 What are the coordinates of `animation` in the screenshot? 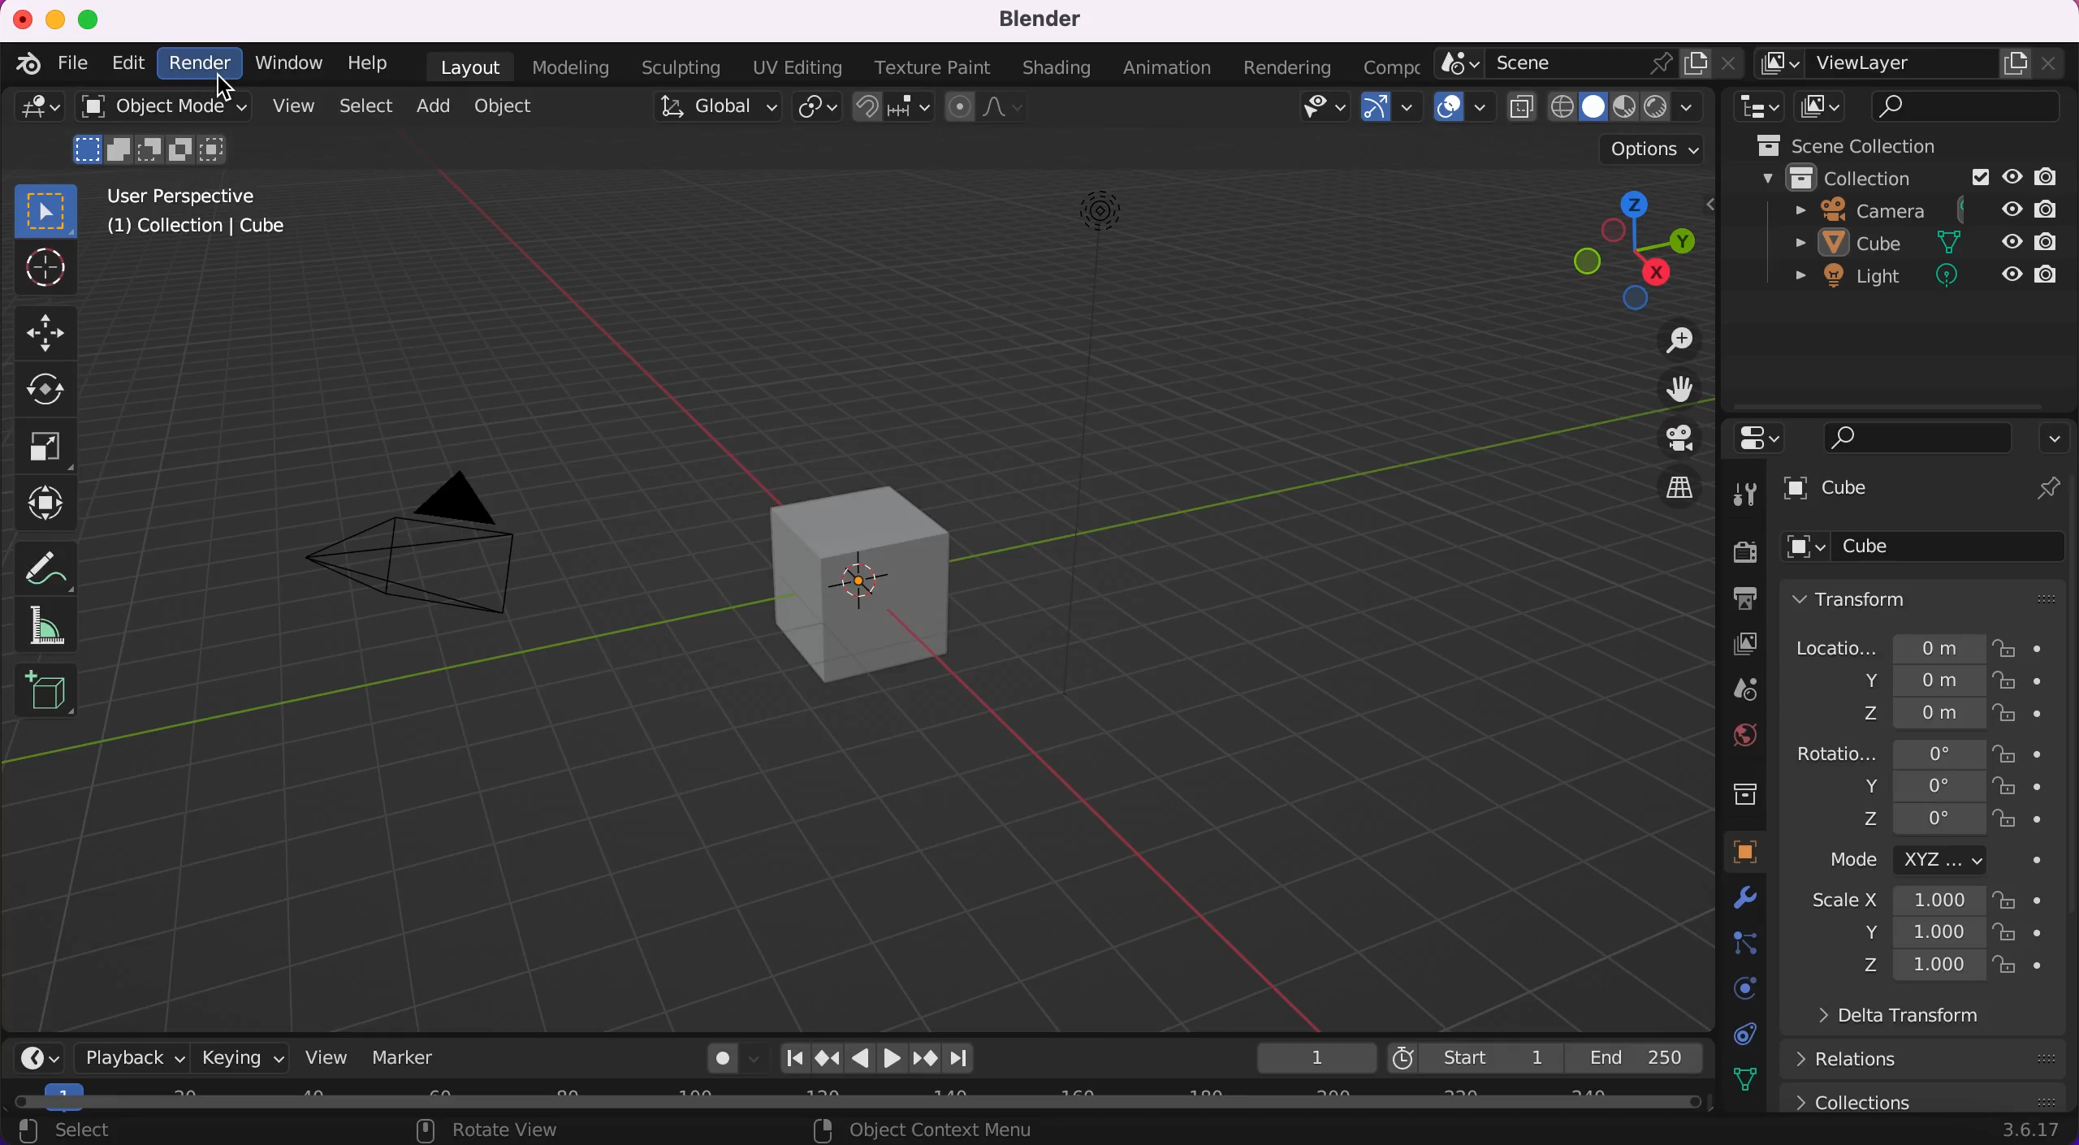 It's located at (1161, 69).